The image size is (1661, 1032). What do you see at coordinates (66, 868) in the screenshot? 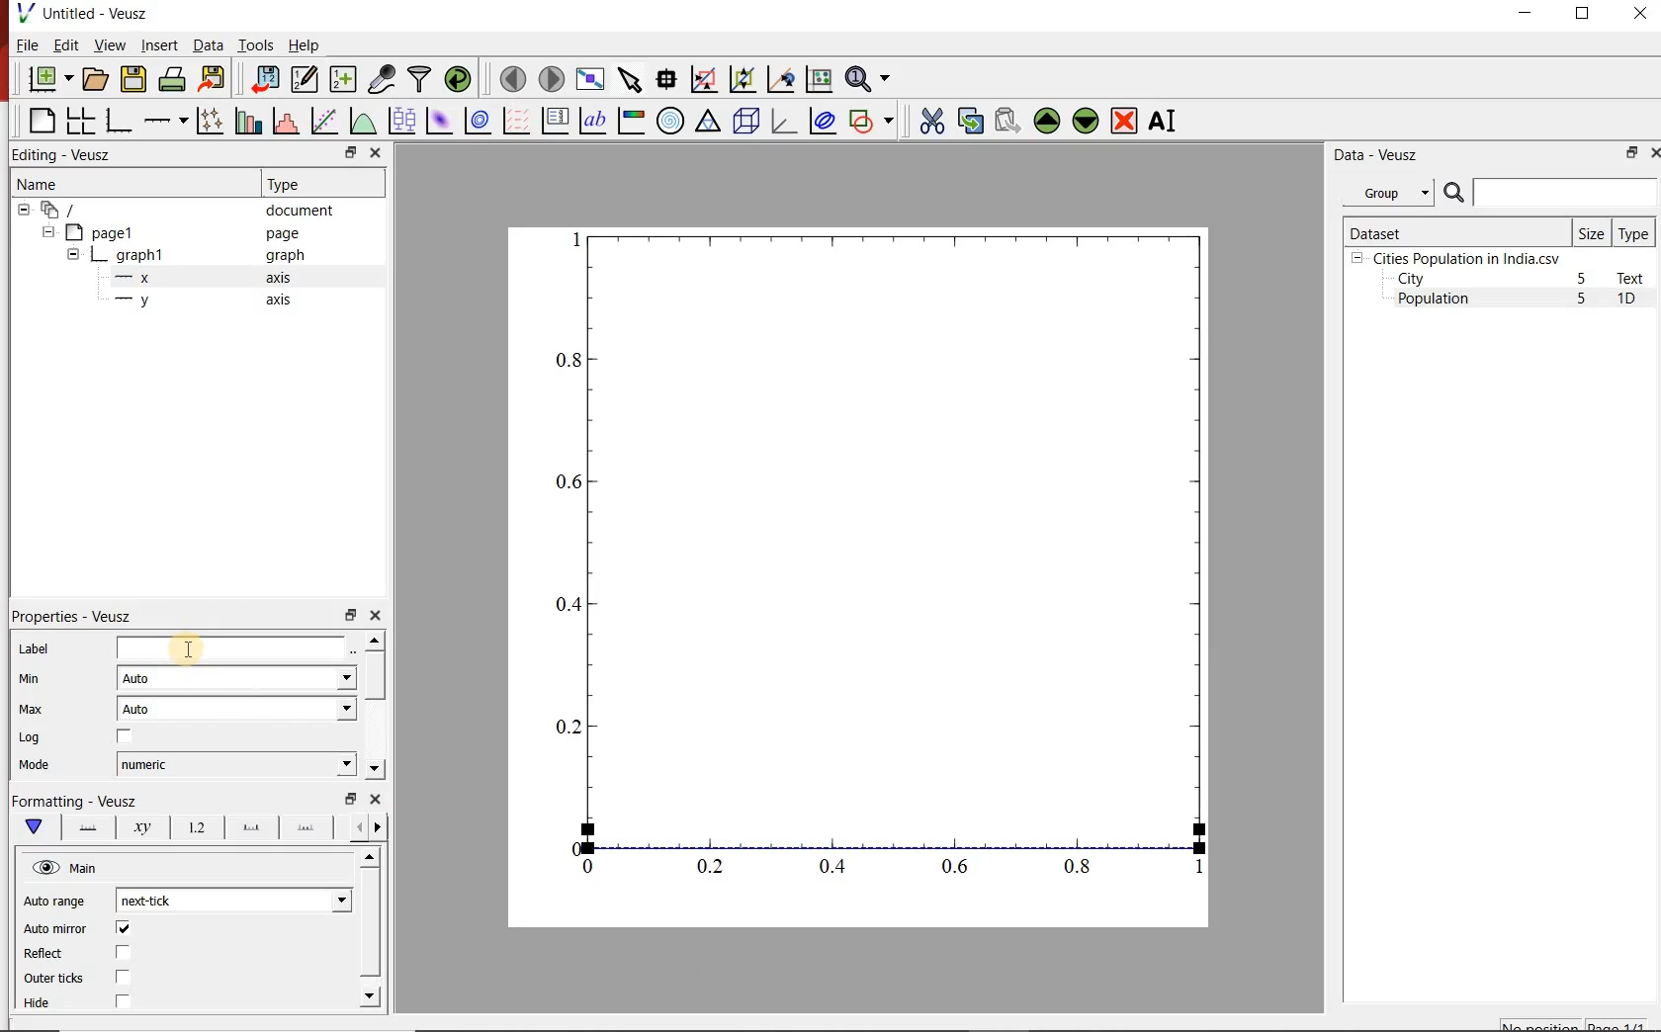
I see `Main` at bounding box center [66, 868].